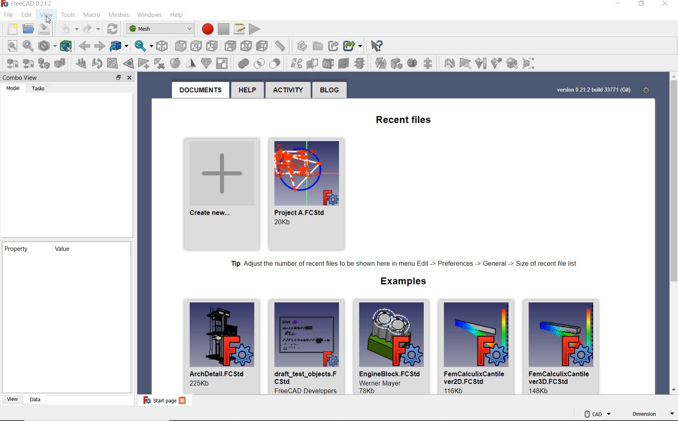  I want to click on evaluate and repair mesh, so click(429, 63).